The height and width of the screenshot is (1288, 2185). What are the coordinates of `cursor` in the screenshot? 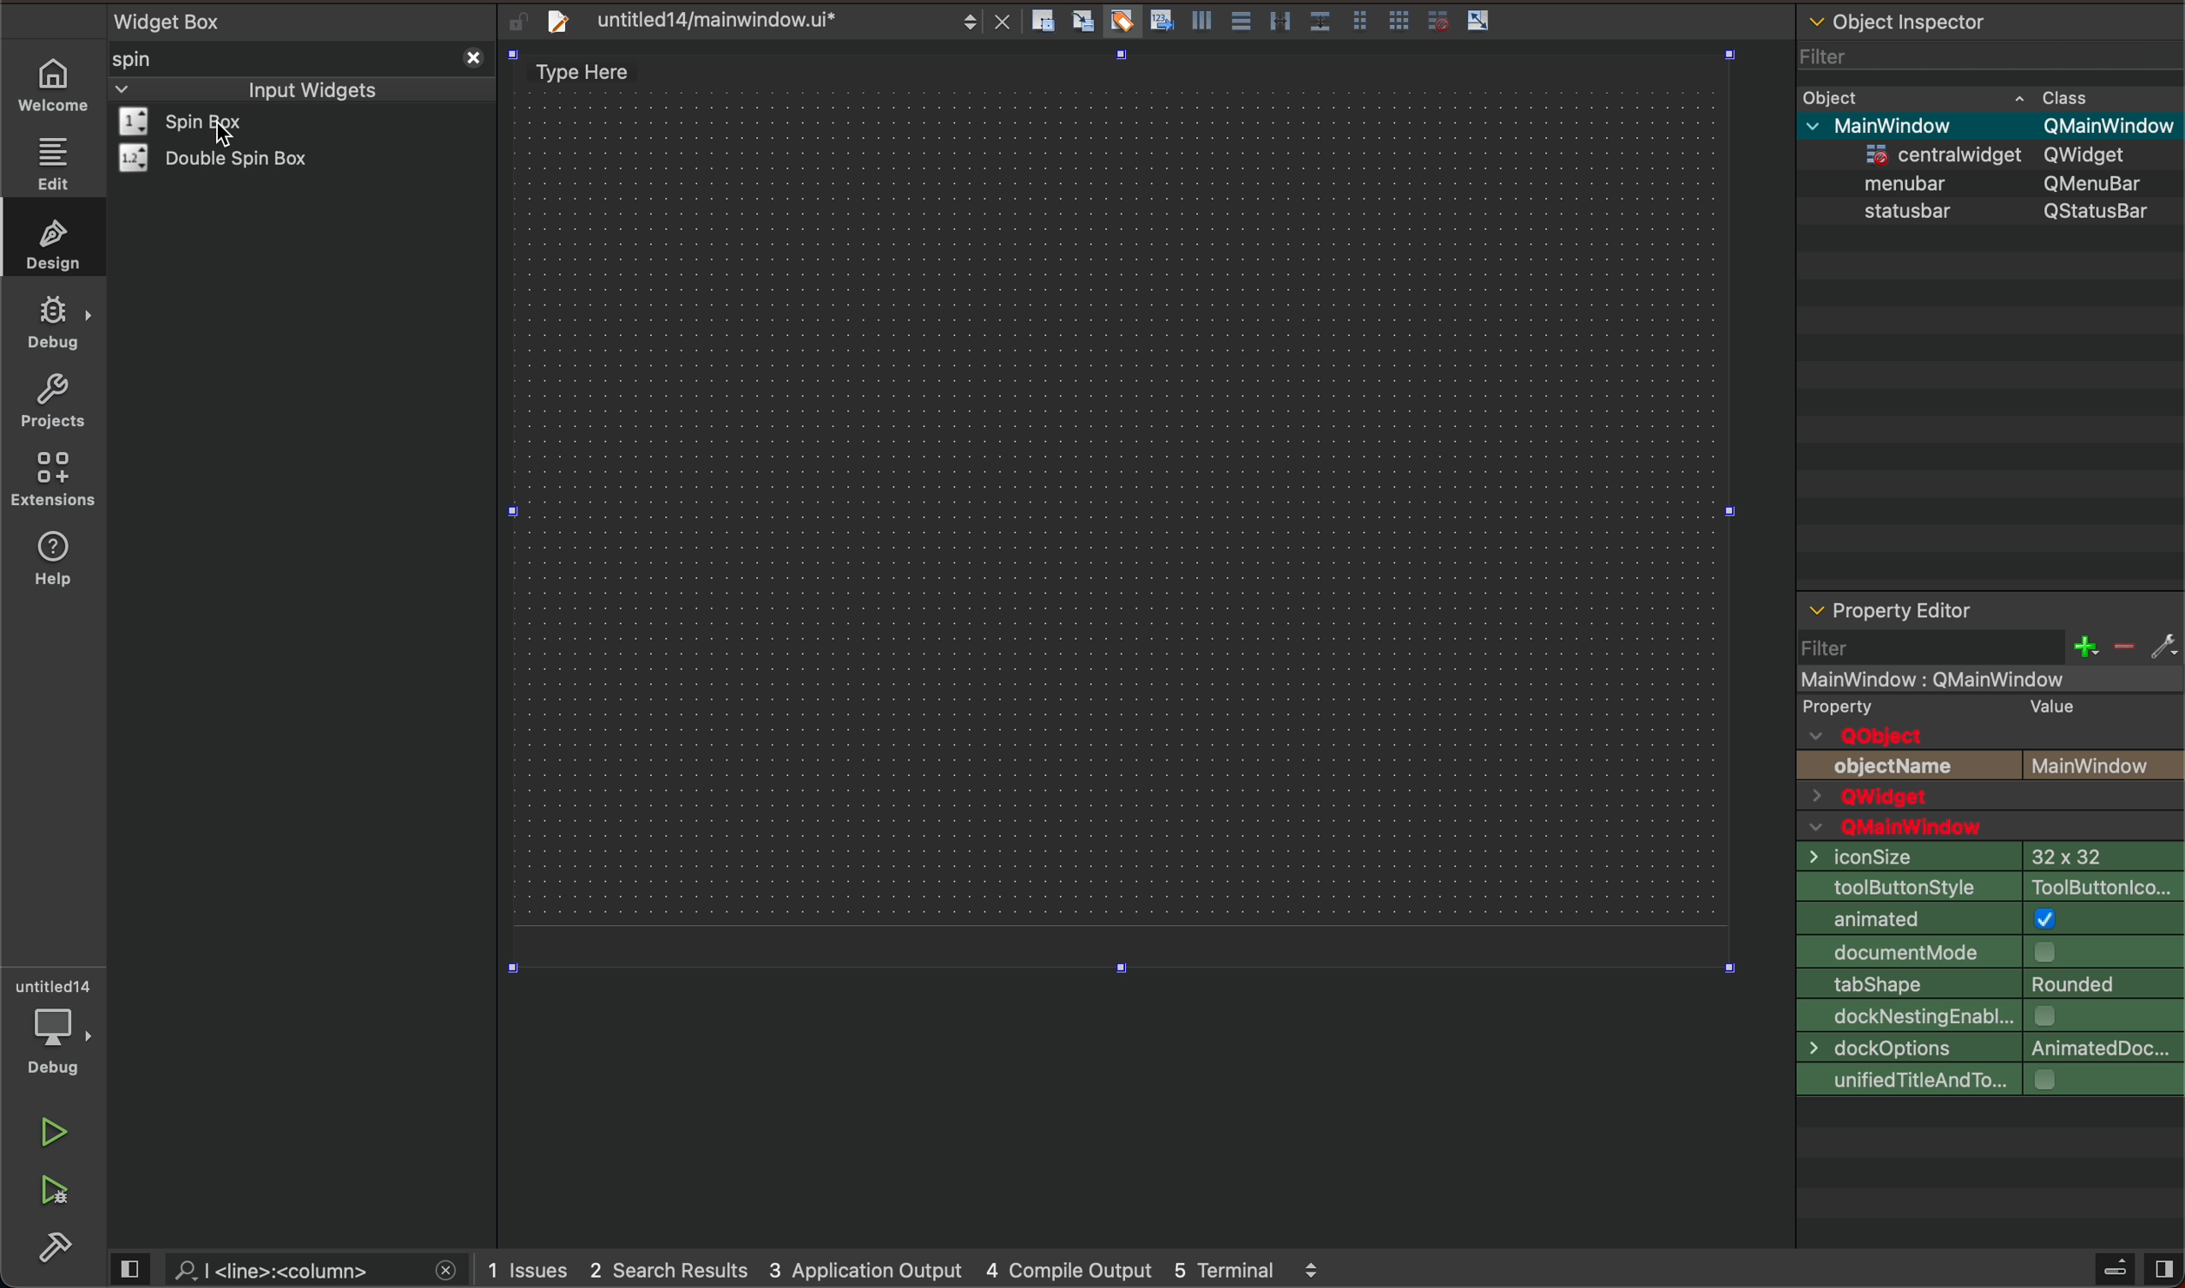 It's located at (227, 135).